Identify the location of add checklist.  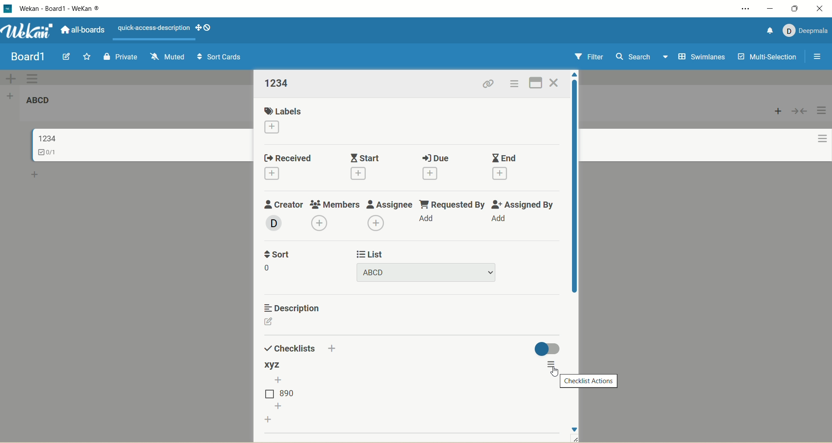
(267, 419).